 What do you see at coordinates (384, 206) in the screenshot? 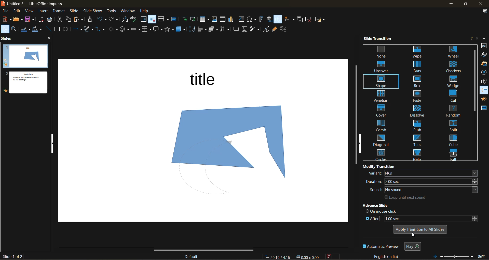
I see `advance slide` at bounding box center [384, 206].